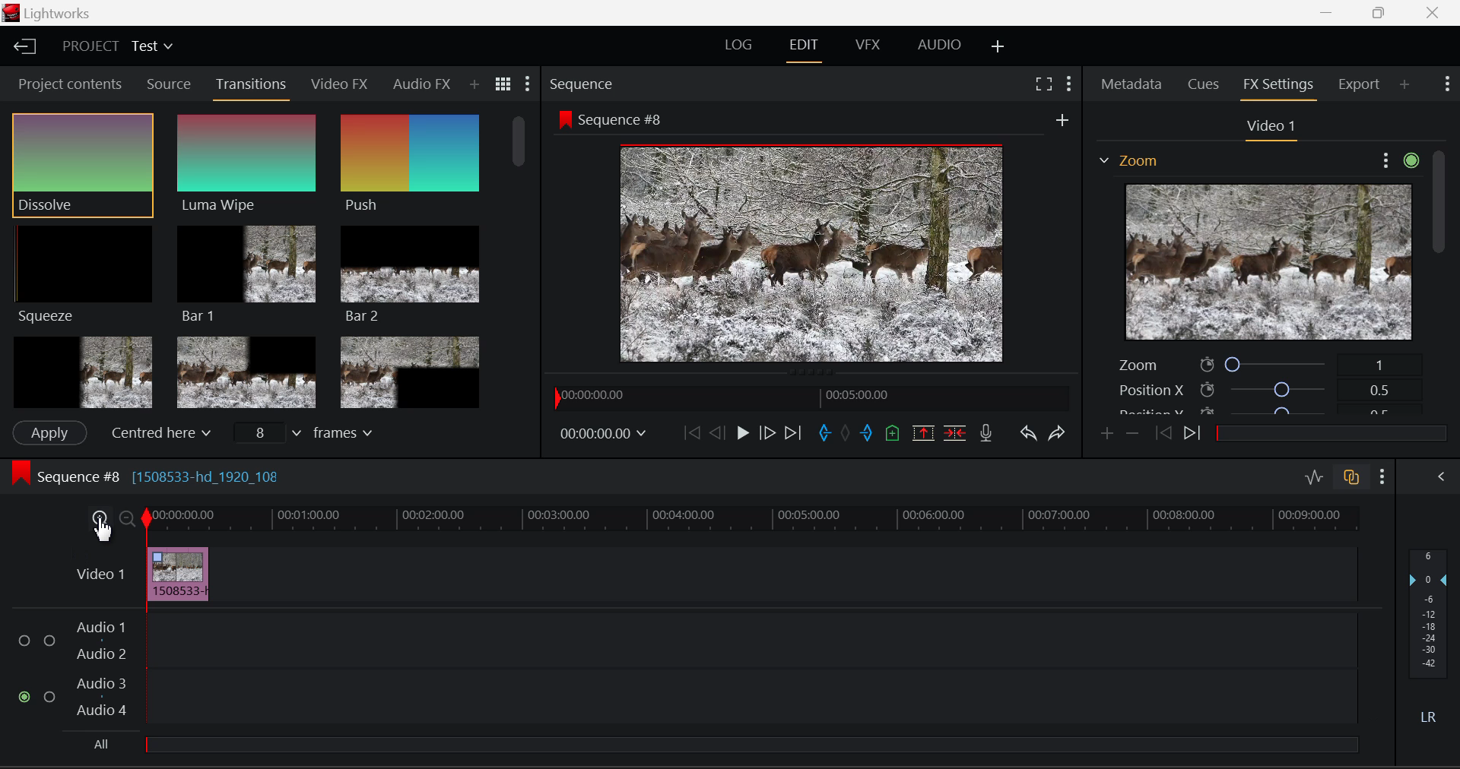 Image resolution: width=1460 pixels, height=769 pixels. I want to click on Box 1, so click(81, 374).